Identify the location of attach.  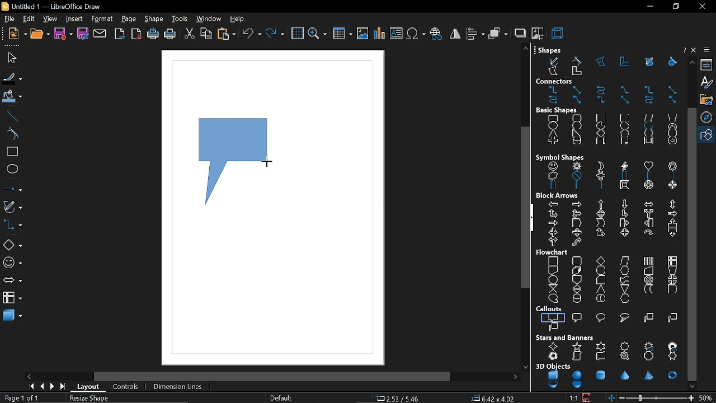
(100, 35).